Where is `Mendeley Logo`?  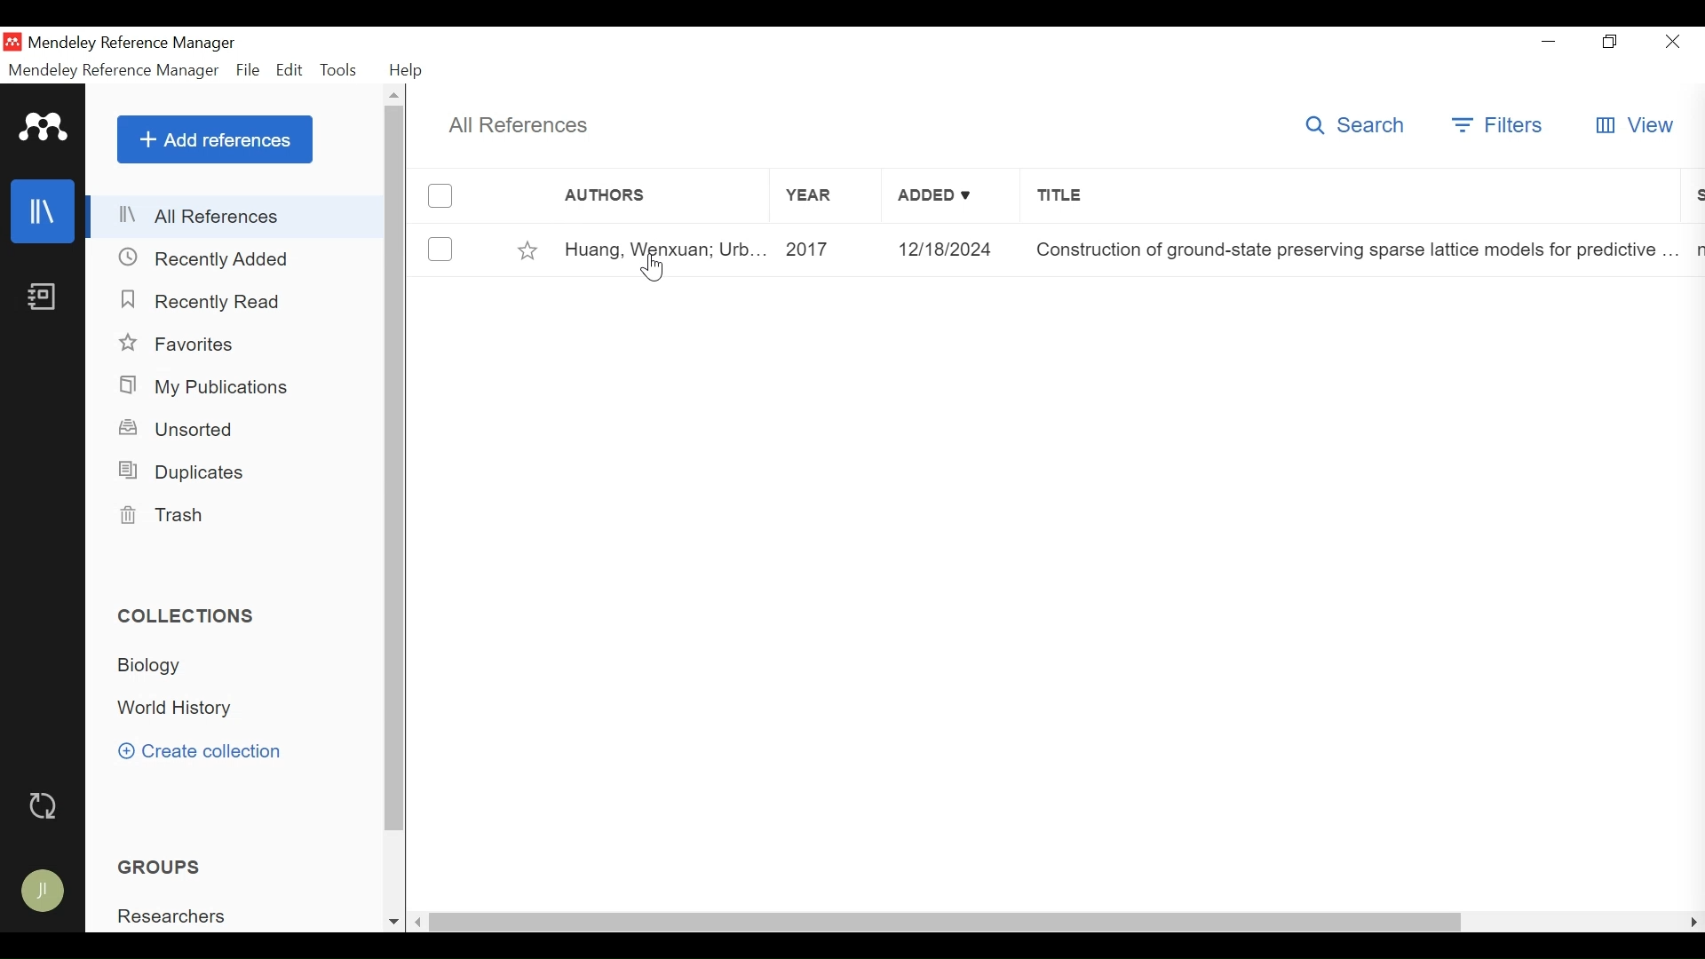 Mendeley Logo is located at coordinates (44, 127).